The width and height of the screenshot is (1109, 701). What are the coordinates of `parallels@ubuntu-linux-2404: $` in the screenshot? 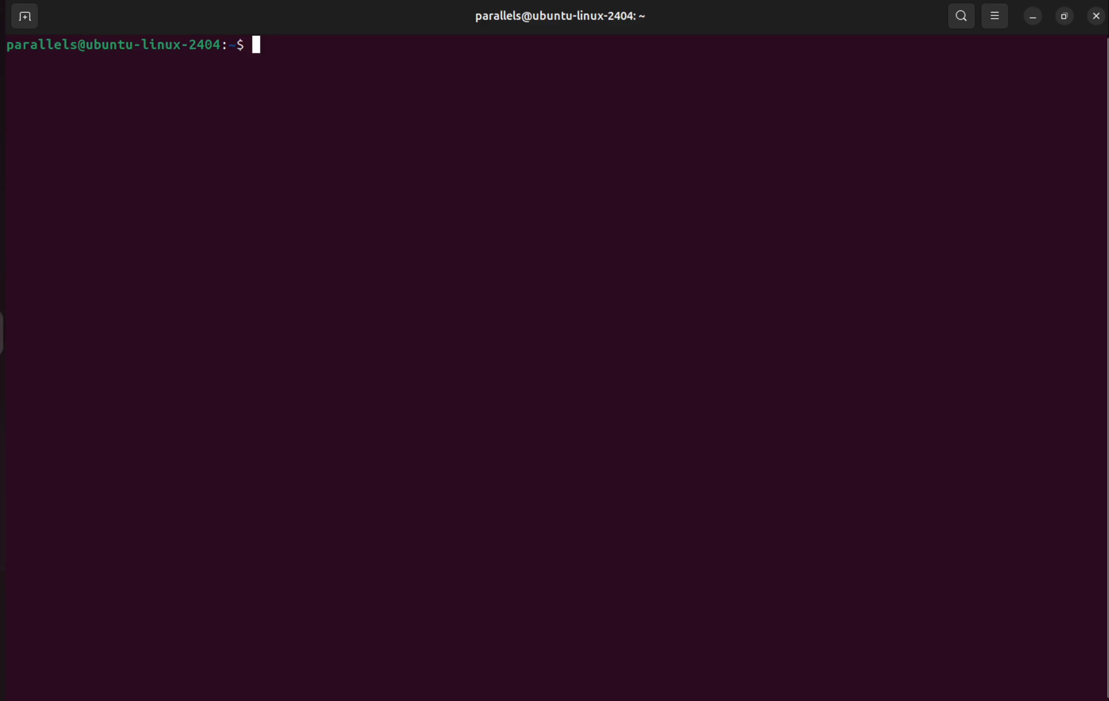 It's located at (170, 47).